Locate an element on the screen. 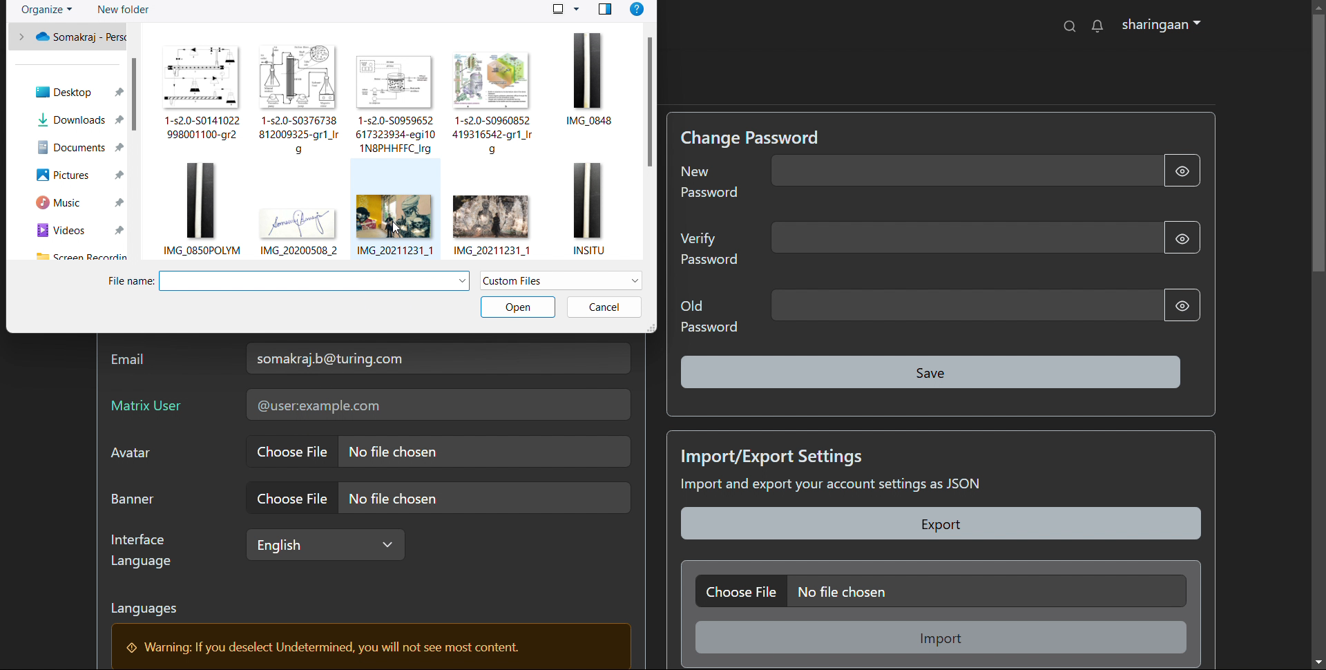 The image size is (1326, 670). select interface language is located at coordinates (323, 544).